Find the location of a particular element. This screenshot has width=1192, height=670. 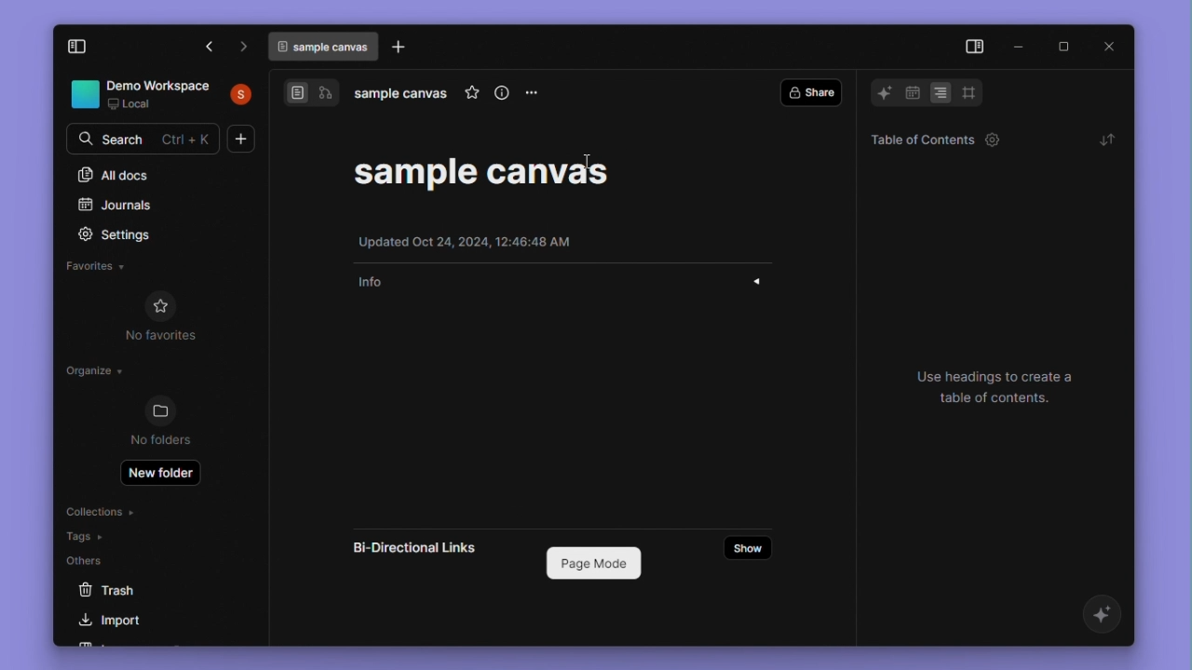

file name is located at coordinates (402, 95).